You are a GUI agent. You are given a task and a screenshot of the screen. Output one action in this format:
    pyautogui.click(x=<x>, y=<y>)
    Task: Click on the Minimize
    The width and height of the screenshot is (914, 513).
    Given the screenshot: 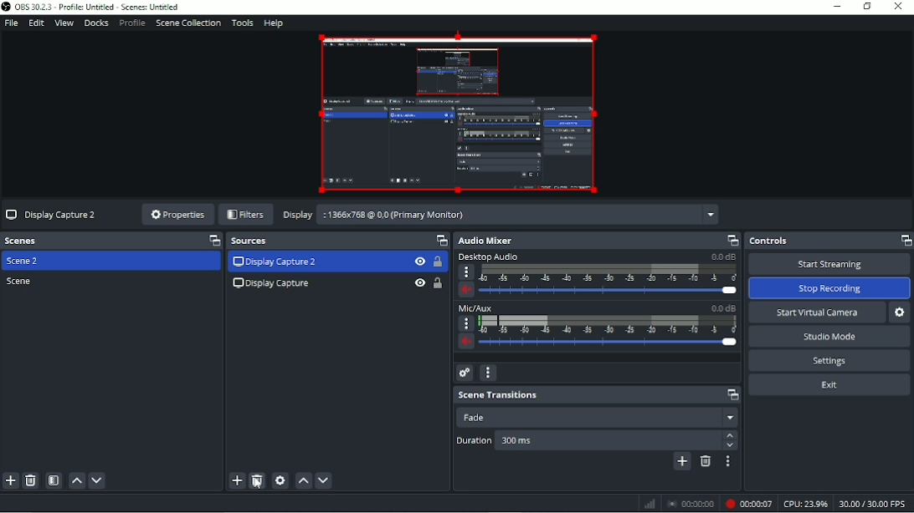 What is the action you would take?
    pyautogui.click(x=836, y=7)
    